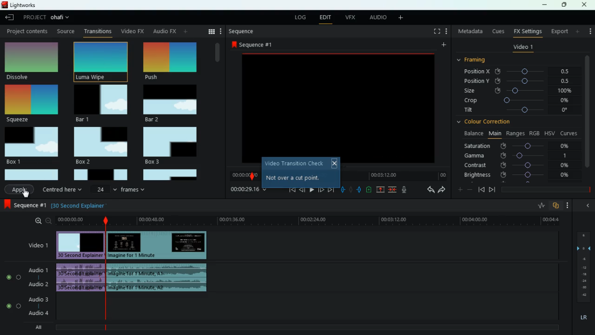 The width and height of the screenshot is (595, 335). Describe the element at coordinates (174, 32) in the screenshot. I see `change` at that location.